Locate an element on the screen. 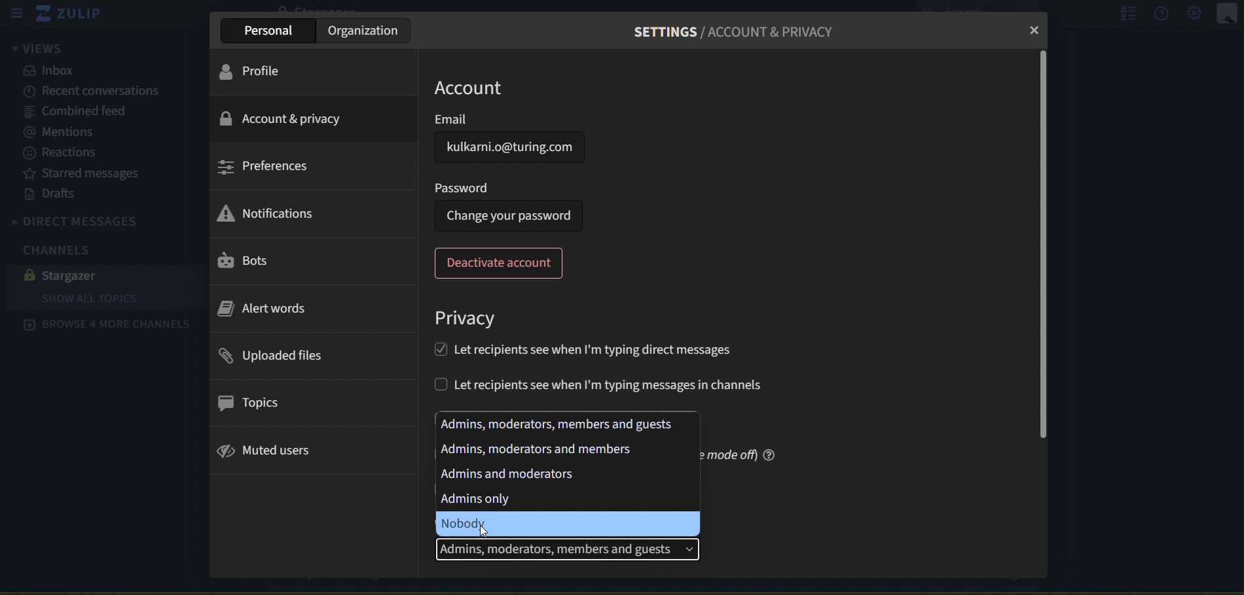  uploaded files is located at coordinates (271, 356).